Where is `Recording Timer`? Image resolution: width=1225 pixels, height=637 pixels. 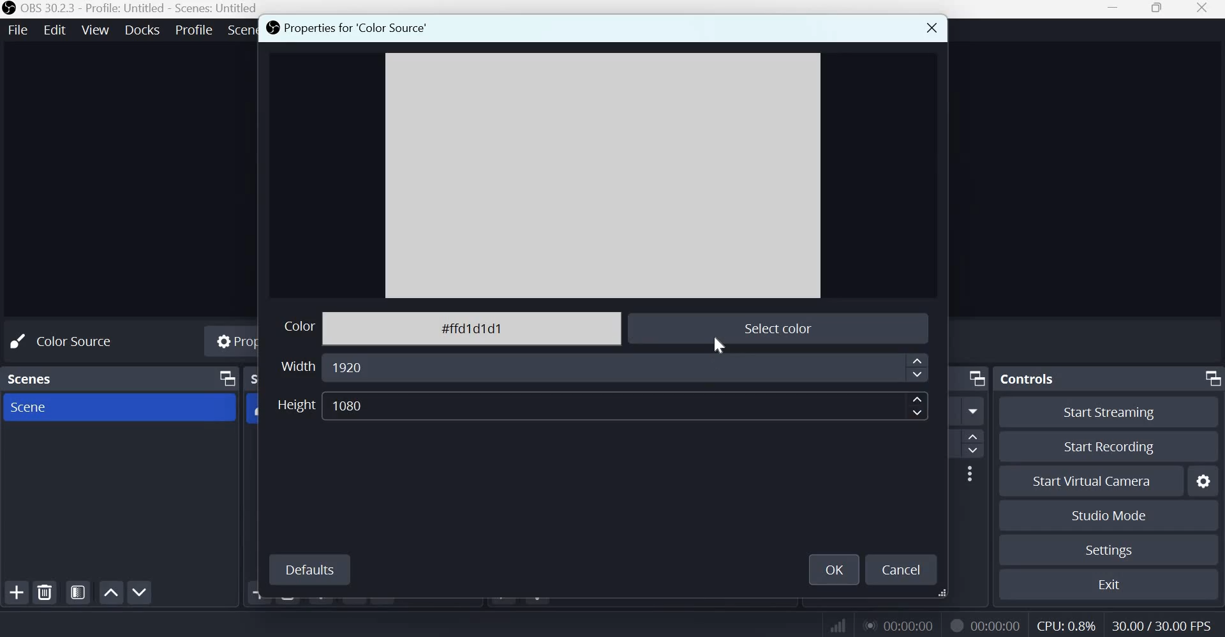
Recording Timer is located at coordinates (997, 625).